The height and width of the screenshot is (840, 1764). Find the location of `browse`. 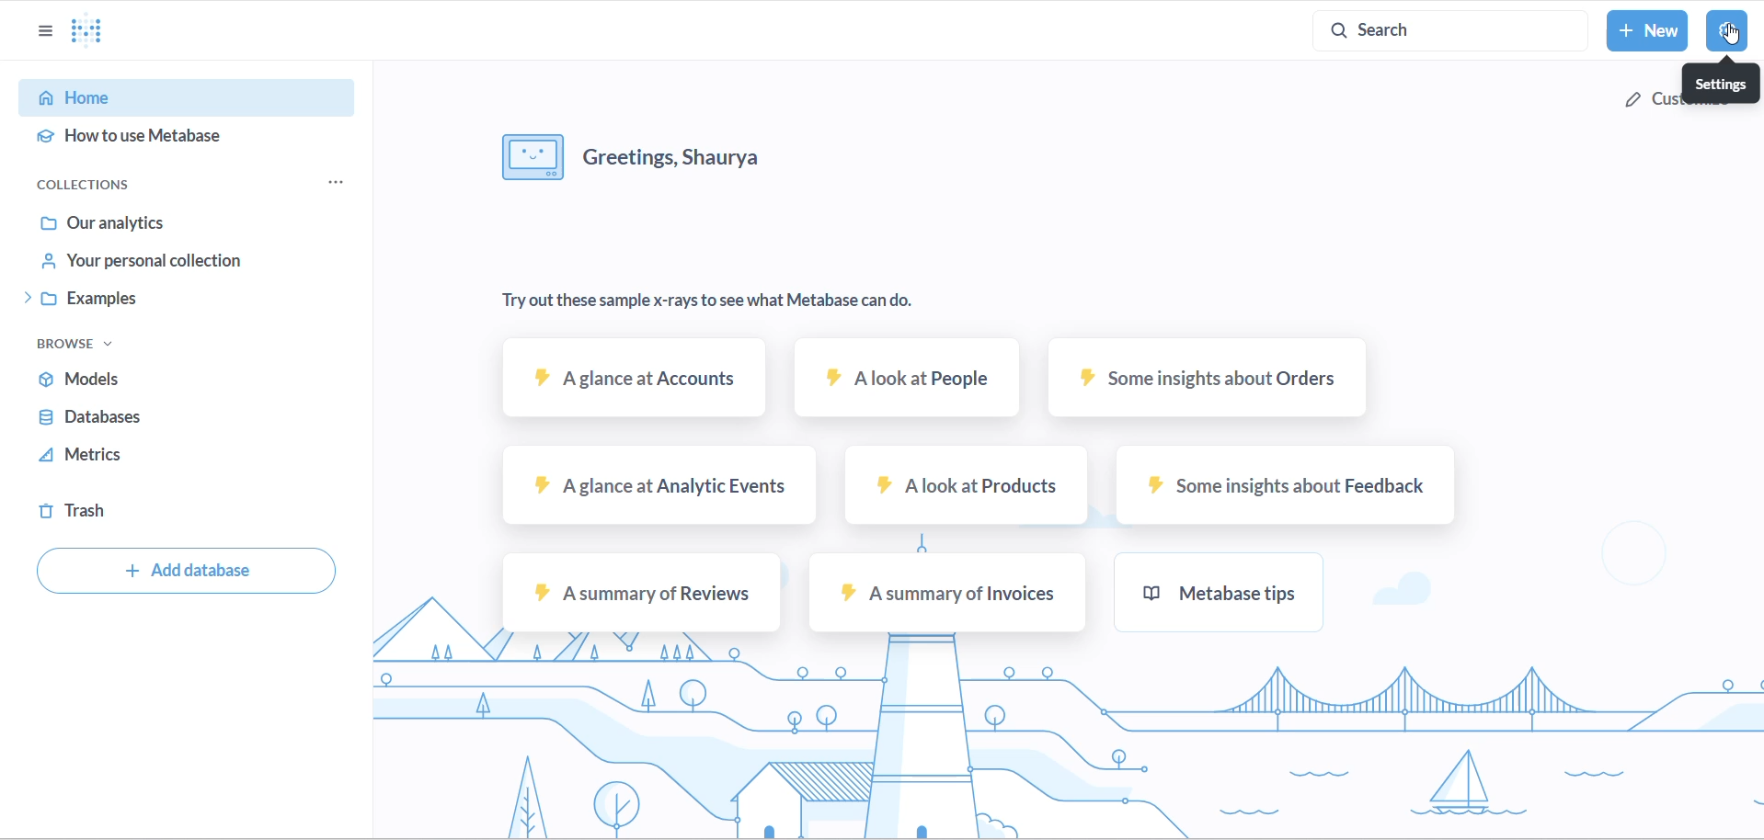

browse is located at coordinates (75, 345).